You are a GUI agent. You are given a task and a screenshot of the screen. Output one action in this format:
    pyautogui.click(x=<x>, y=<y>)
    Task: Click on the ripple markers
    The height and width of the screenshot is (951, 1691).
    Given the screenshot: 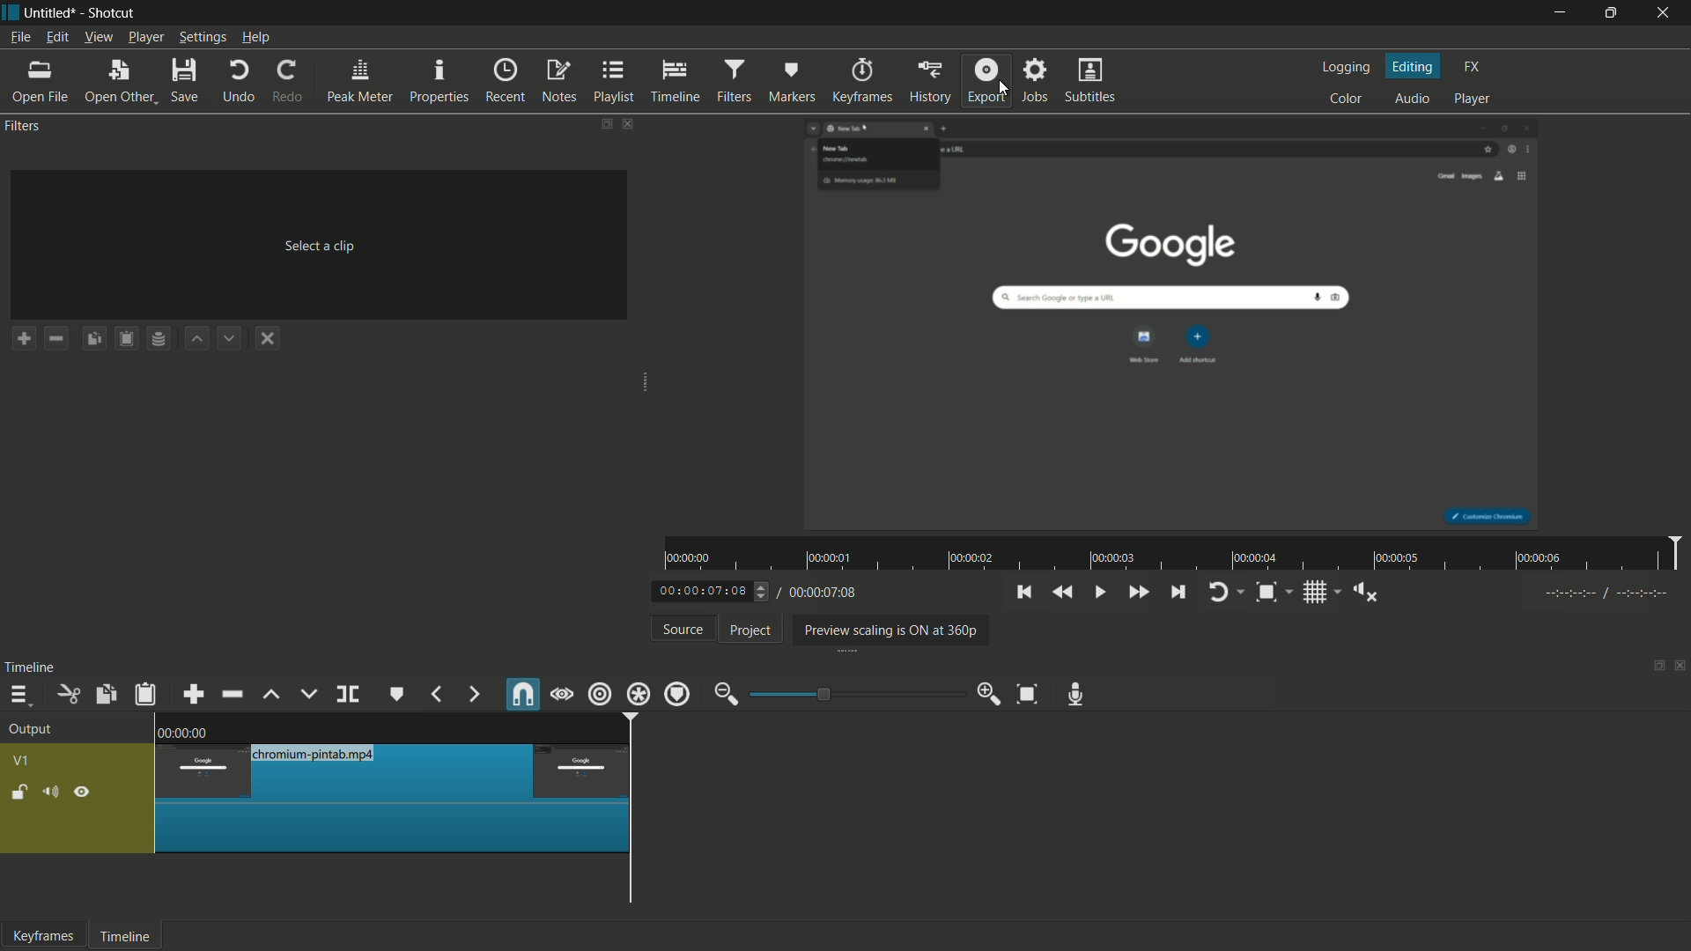 What is the action you would take?
    pyautogui.click(x=677, y=694)
    